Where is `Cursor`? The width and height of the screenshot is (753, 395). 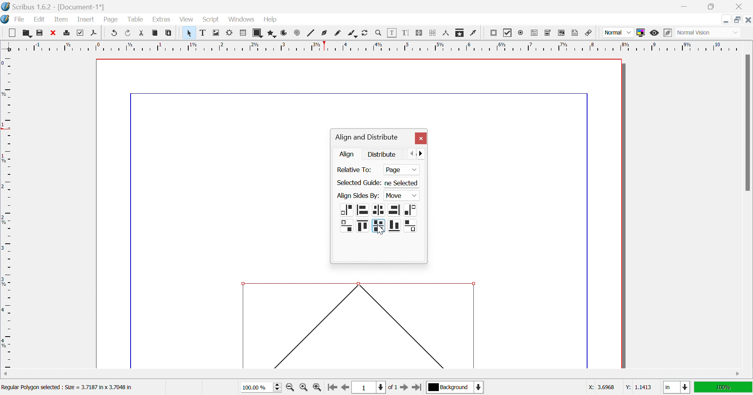
Cursor is located at coordinates (248, 23).